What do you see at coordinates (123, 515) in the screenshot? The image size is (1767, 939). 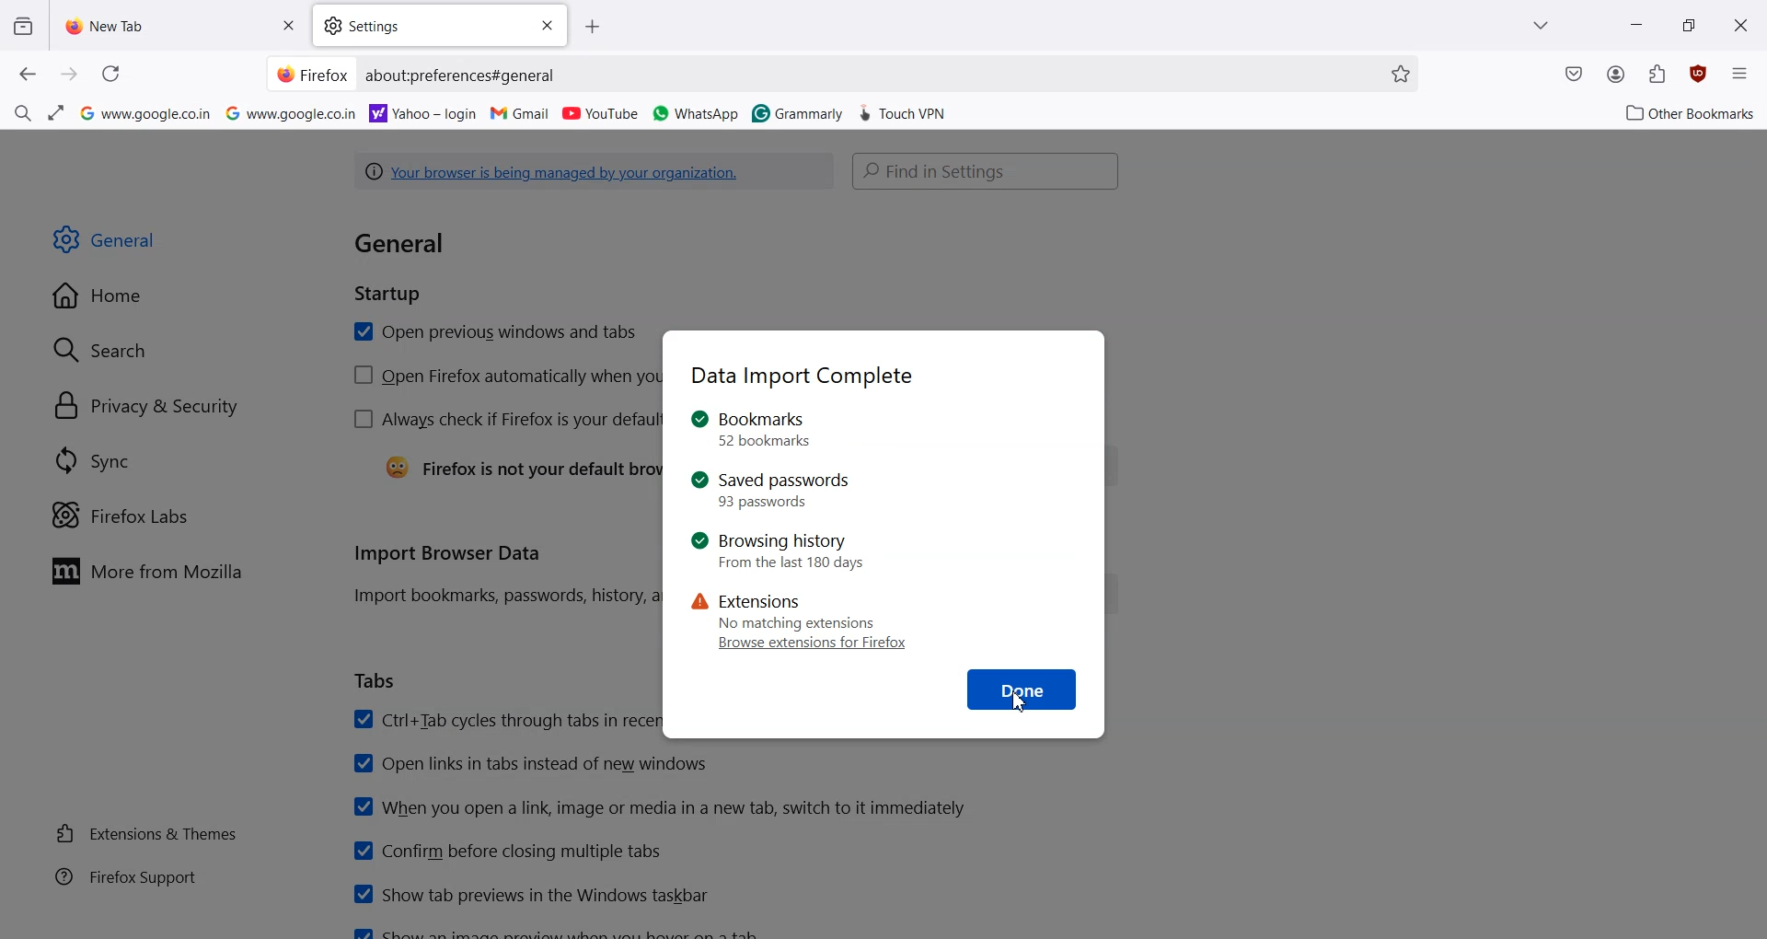 I see `Firefox Labs` at bounding box center [123, 515].